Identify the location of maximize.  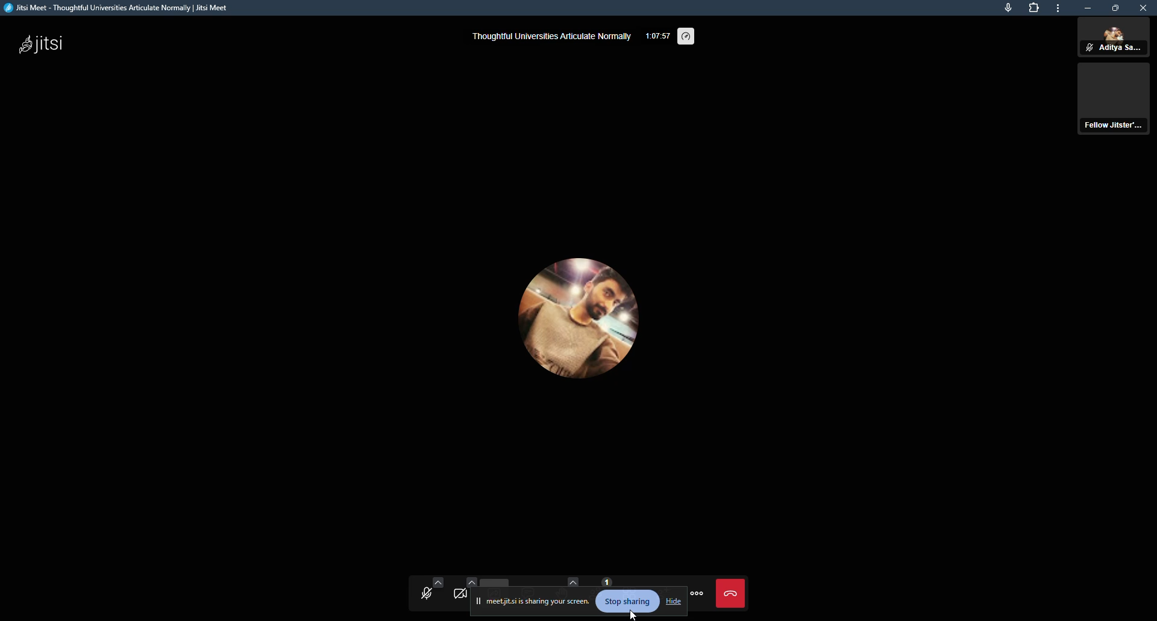
(1116, 8).